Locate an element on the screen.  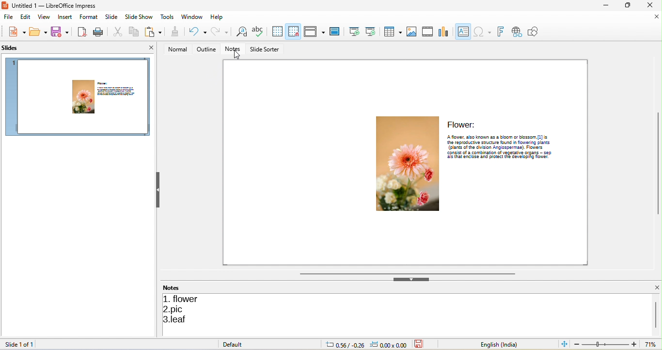
display grids is located at coordinates (275, 32).